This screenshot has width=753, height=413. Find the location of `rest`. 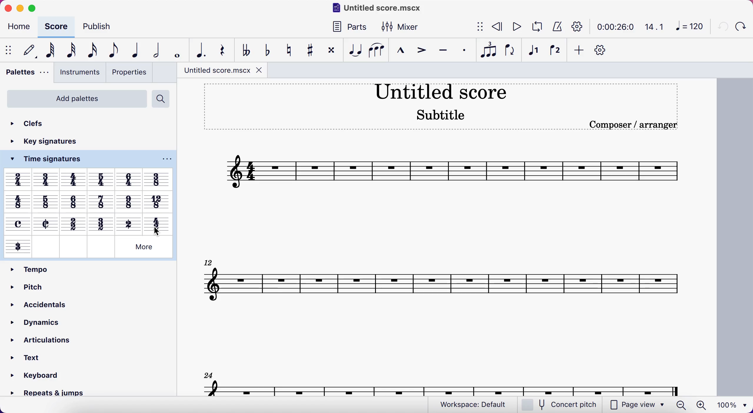

rest is located at coordinates (222, 50).